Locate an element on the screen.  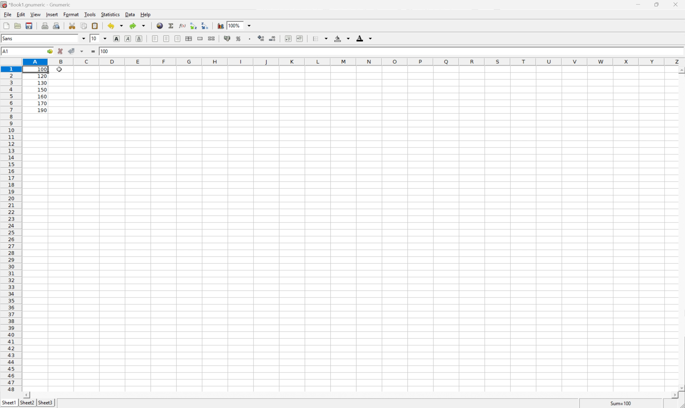
Sheet2 is located at coordinates (28, 403).